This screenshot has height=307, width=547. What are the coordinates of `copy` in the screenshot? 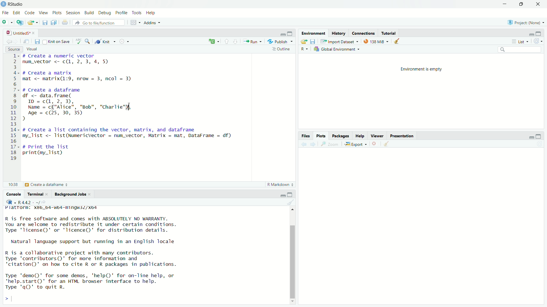 It's located at (54, 23).